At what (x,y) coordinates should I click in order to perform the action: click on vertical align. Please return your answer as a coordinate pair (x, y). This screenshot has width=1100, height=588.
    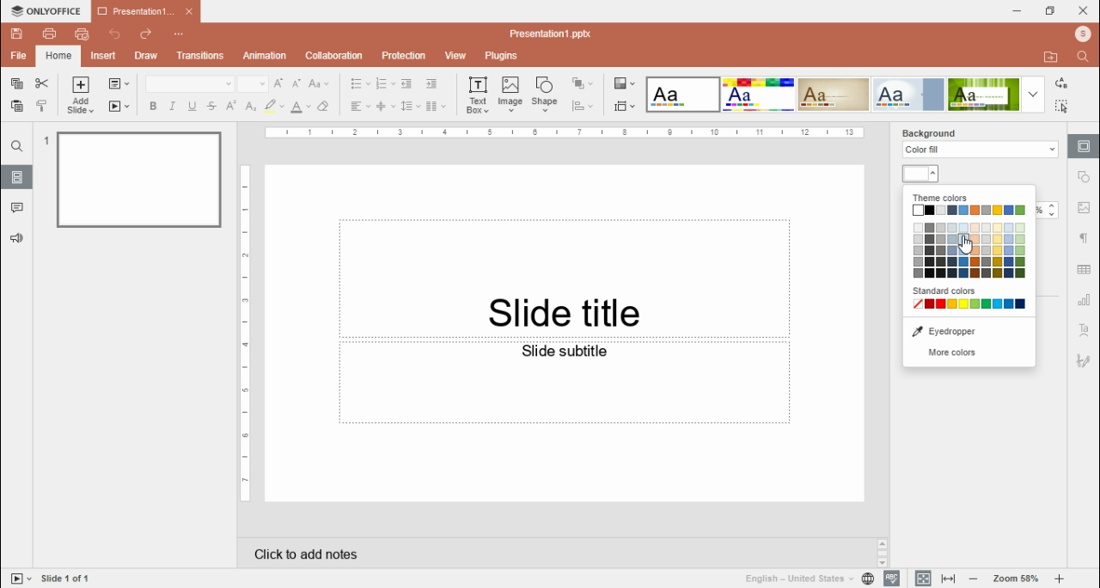
    Looking at the image, I should click on (385, 107).